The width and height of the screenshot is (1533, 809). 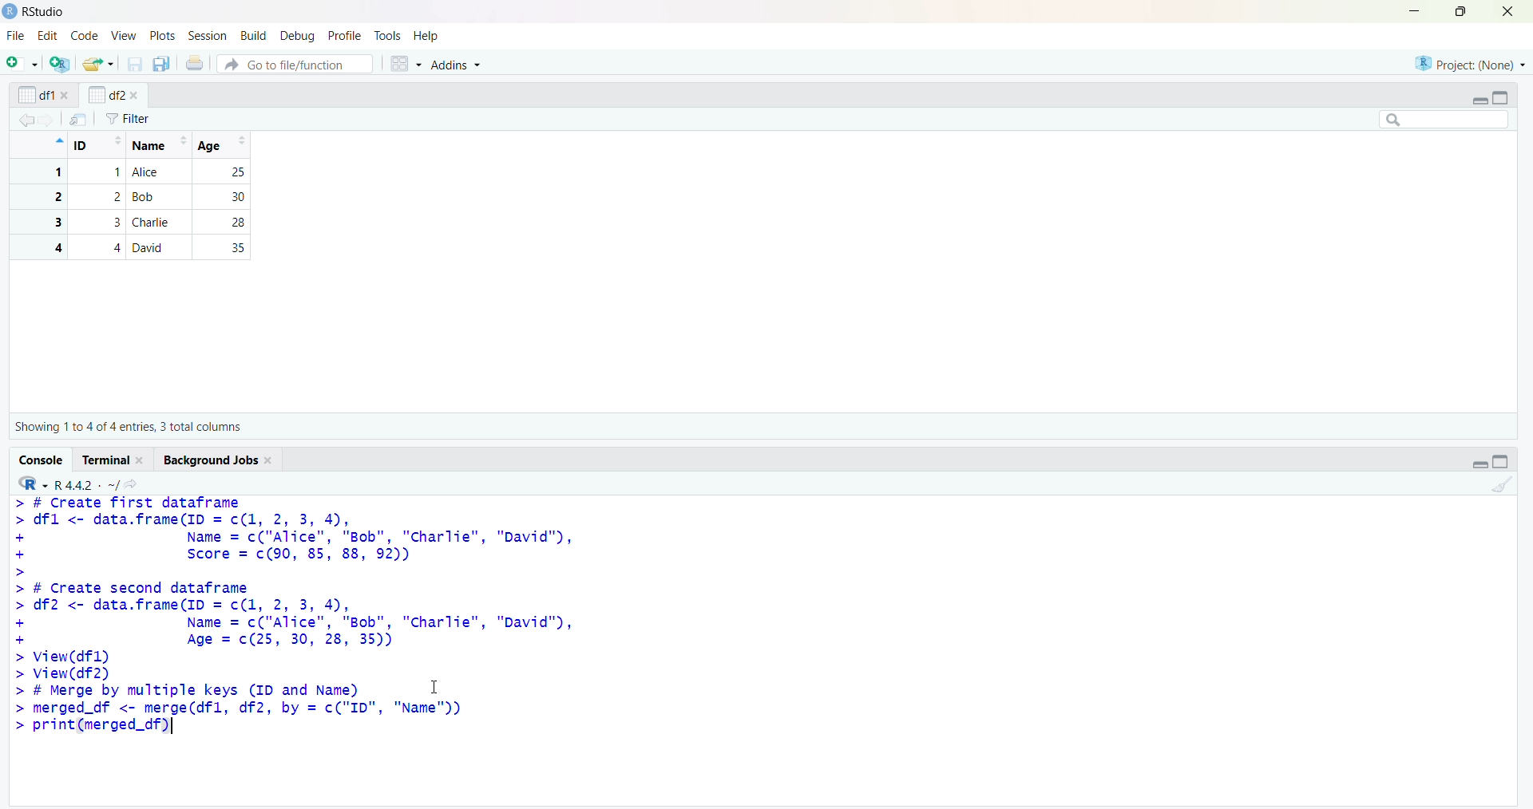 I want to click on Help, so click(x=426, y=35).